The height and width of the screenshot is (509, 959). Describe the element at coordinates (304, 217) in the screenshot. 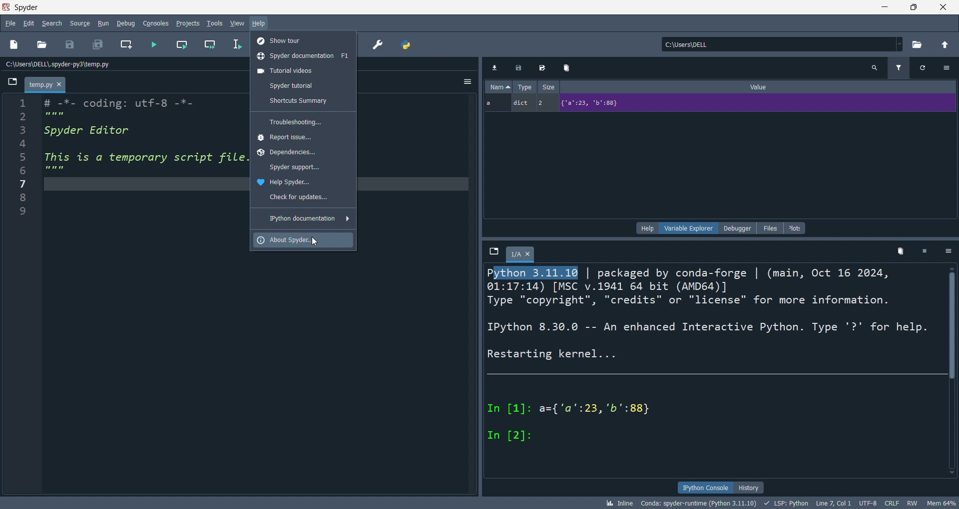

I see `ipython documentation` at that location.